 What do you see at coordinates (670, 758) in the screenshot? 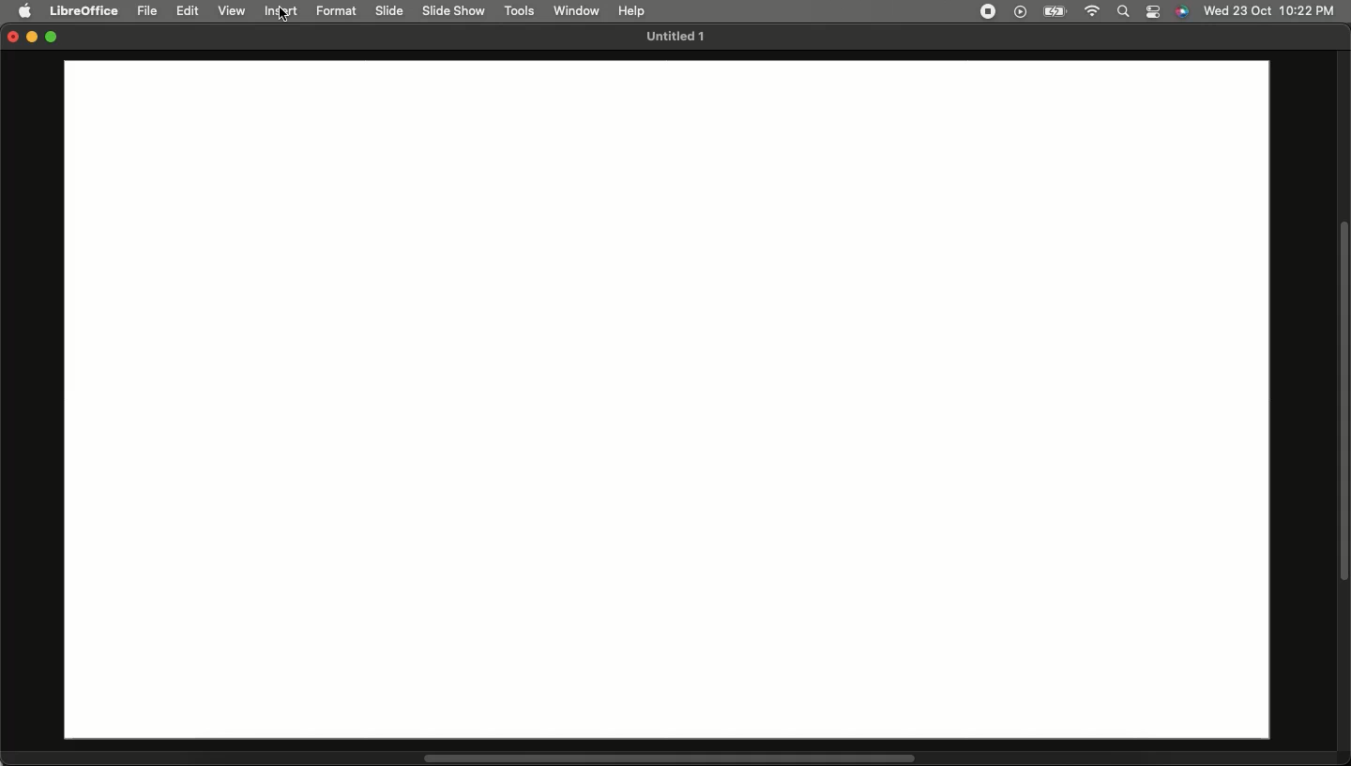
I see `Scroll` at bounding box center [670, 758].